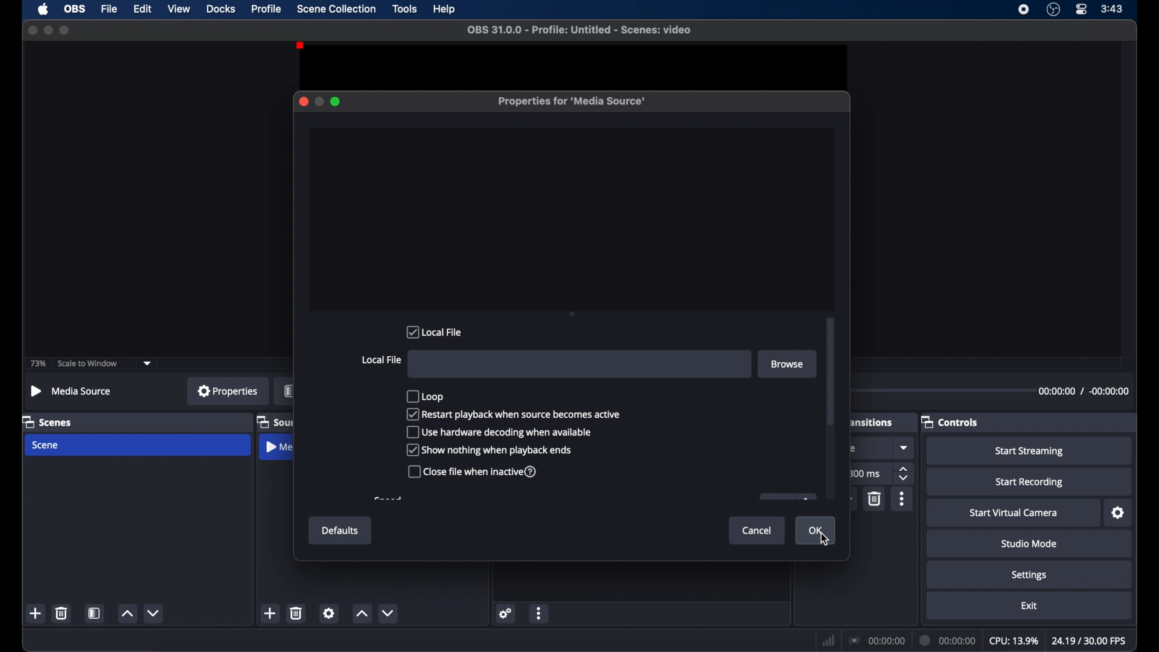 Image resolution: width=1159 pixels, height=652 pixels. I want to click on 300 ms, so click(866, 473).